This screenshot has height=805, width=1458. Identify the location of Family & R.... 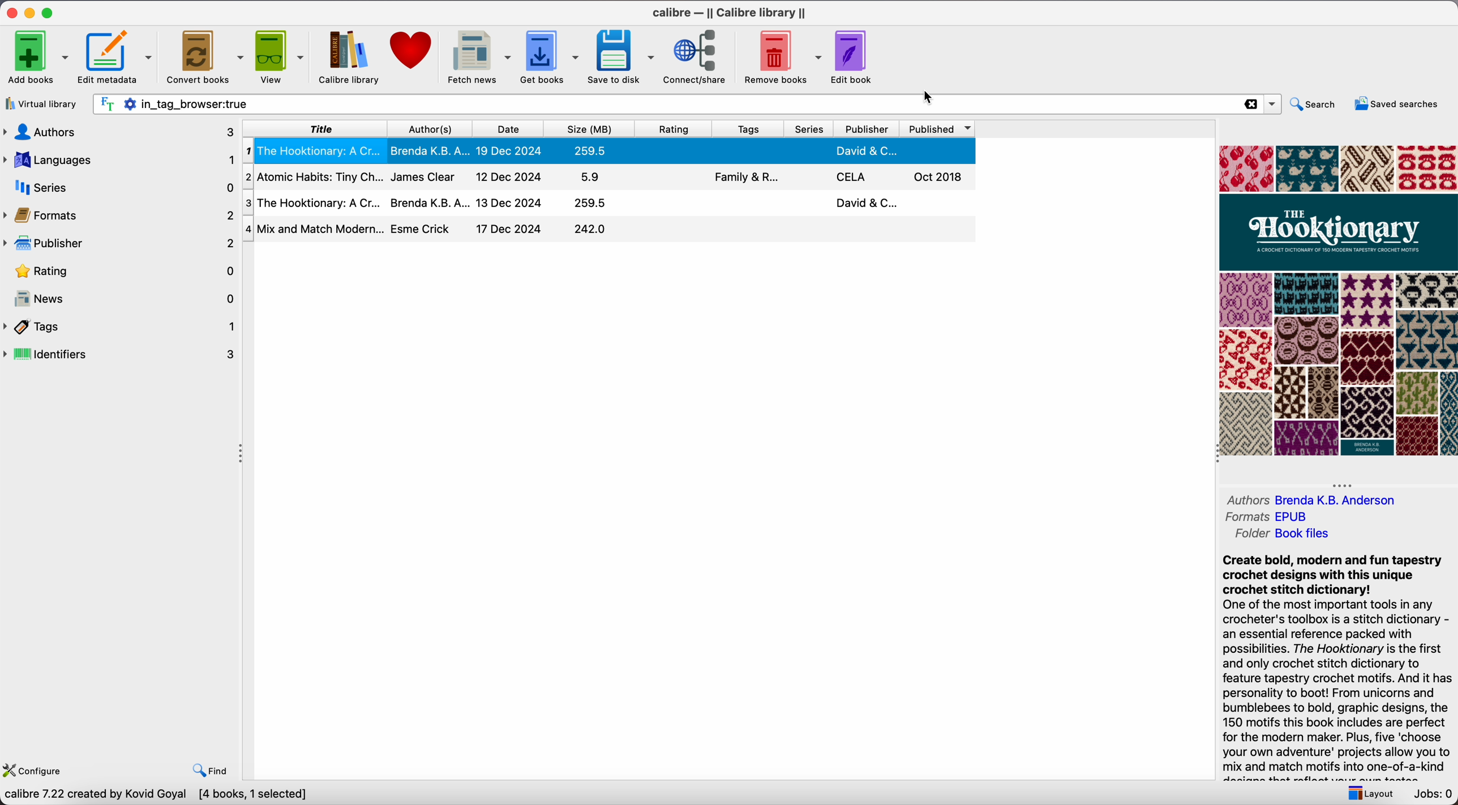
(748, 178).